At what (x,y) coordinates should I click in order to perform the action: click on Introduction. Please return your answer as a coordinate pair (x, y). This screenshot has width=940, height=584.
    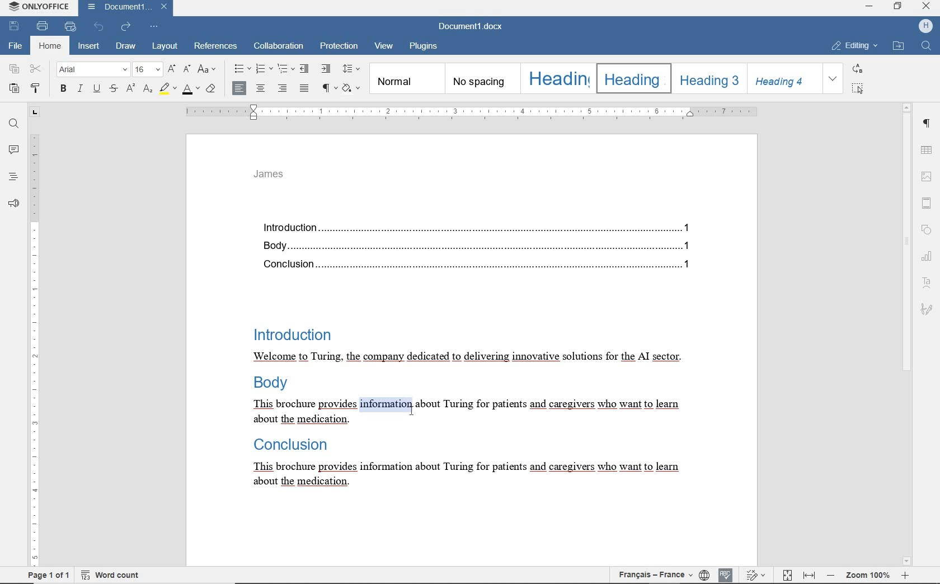
    Looking at the image, I should click on (290, 333).